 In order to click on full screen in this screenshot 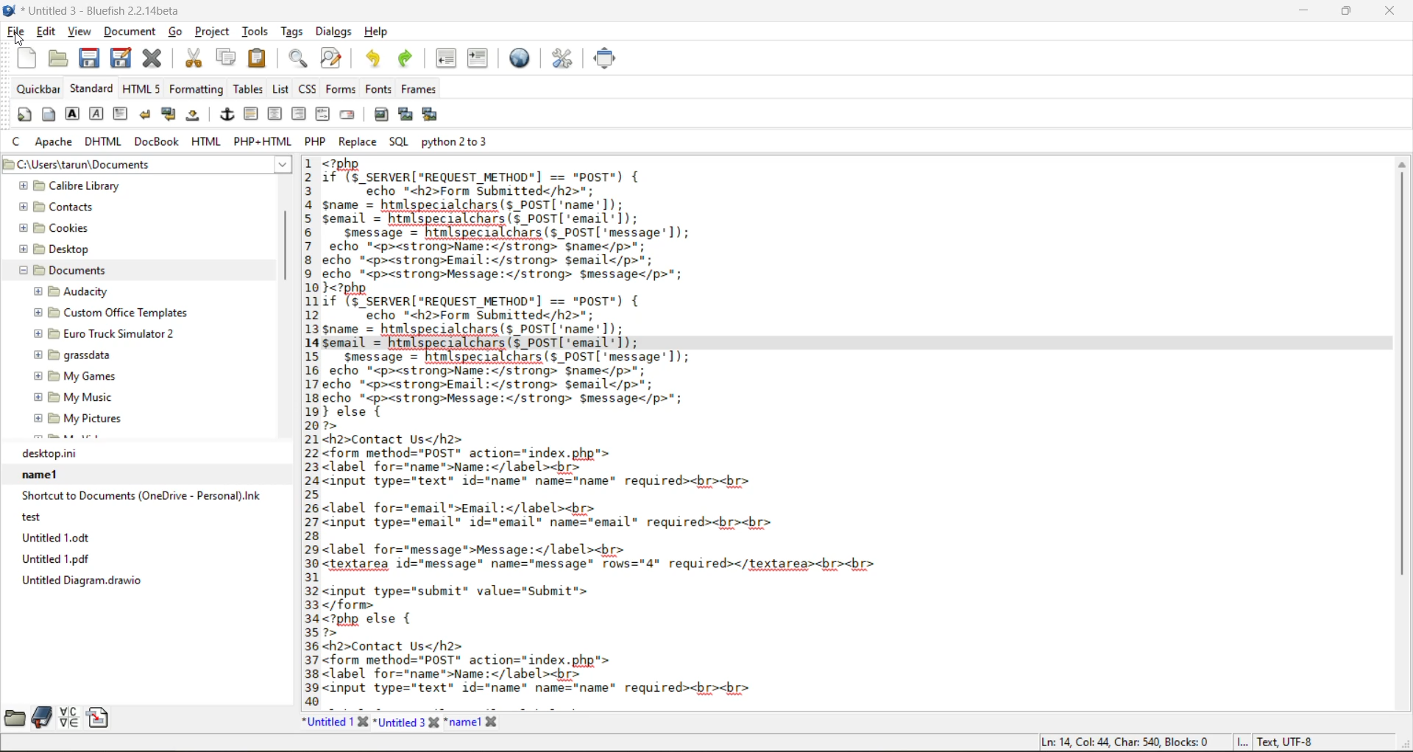, I will do `click(606, 58)`.